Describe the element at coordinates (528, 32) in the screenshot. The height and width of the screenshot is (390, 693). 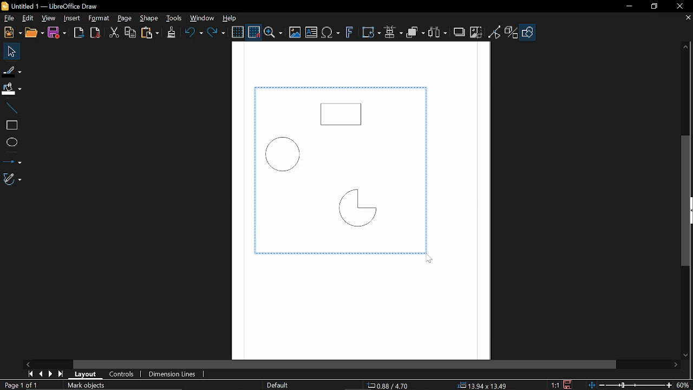
I see `Shapes` at that location.